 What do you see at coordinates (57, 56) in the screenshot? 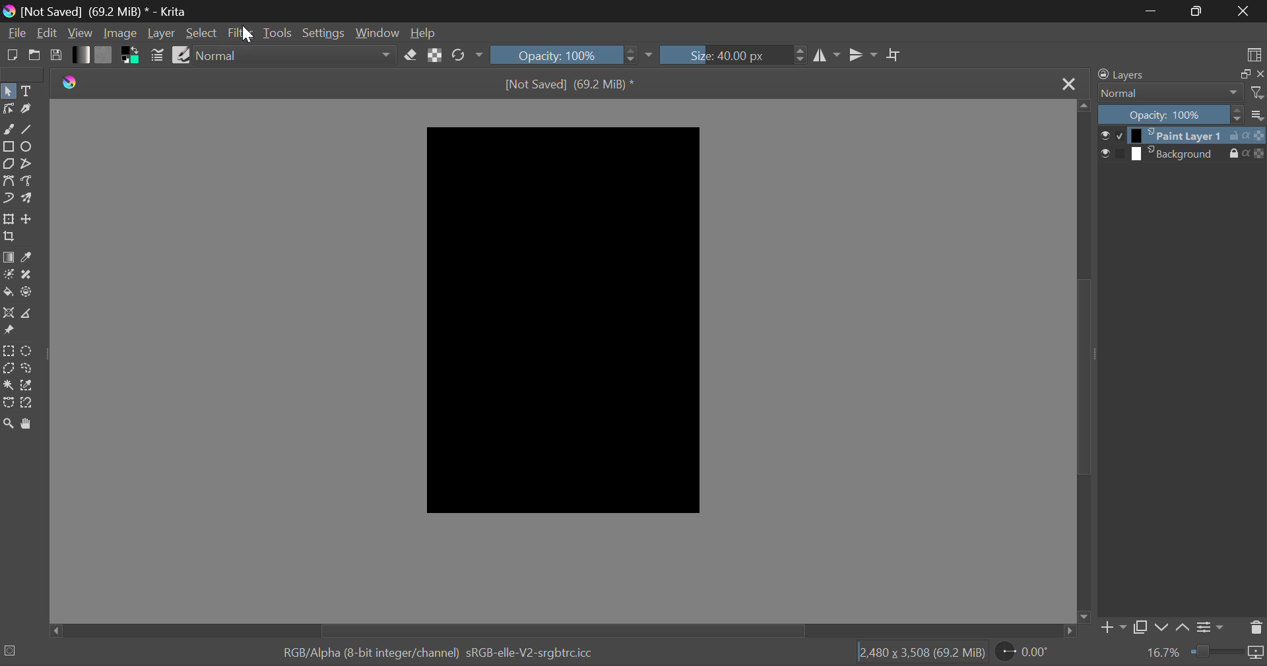
I see `Save` at bounding box center [57, 56].